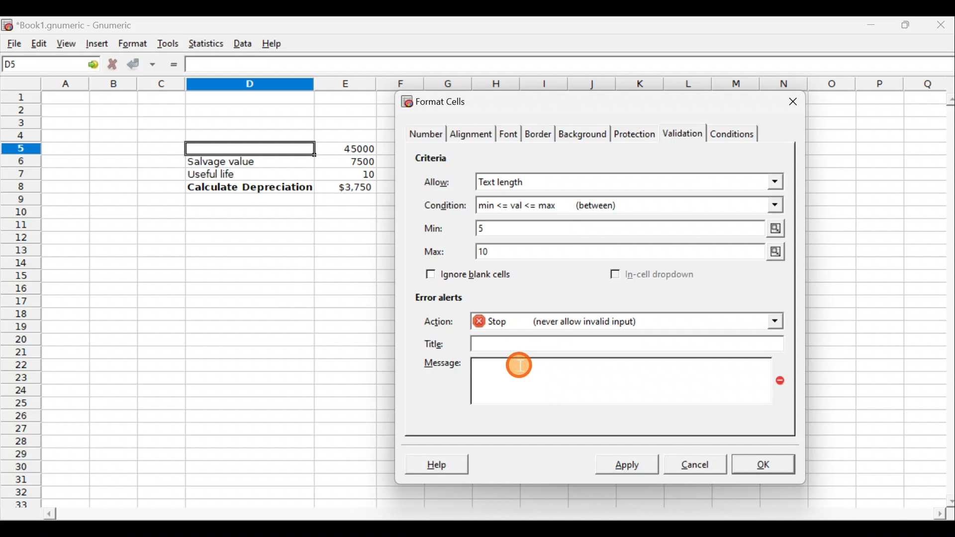 This screenshot has height=537, width=955. Describe the element at coordinates (434, 295) in the screenshot. I see `Error alerts` at that location.